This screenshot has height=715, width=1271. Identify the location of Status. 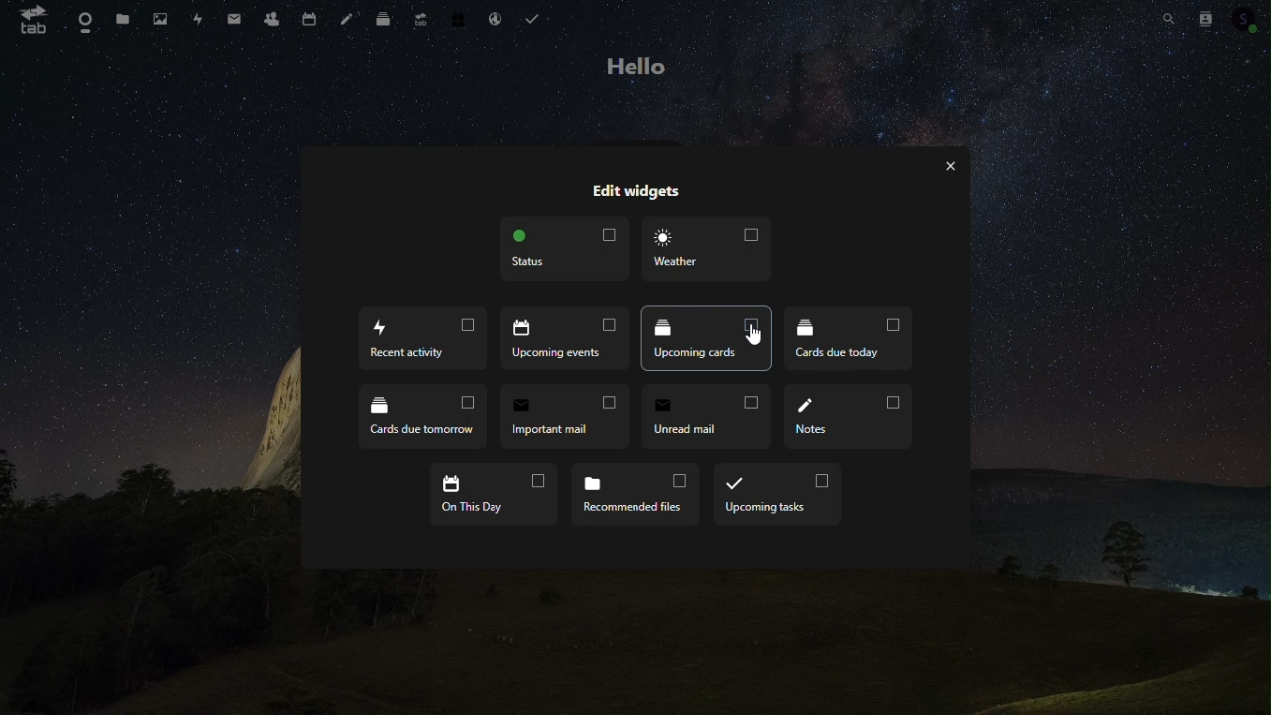
(562, 248).